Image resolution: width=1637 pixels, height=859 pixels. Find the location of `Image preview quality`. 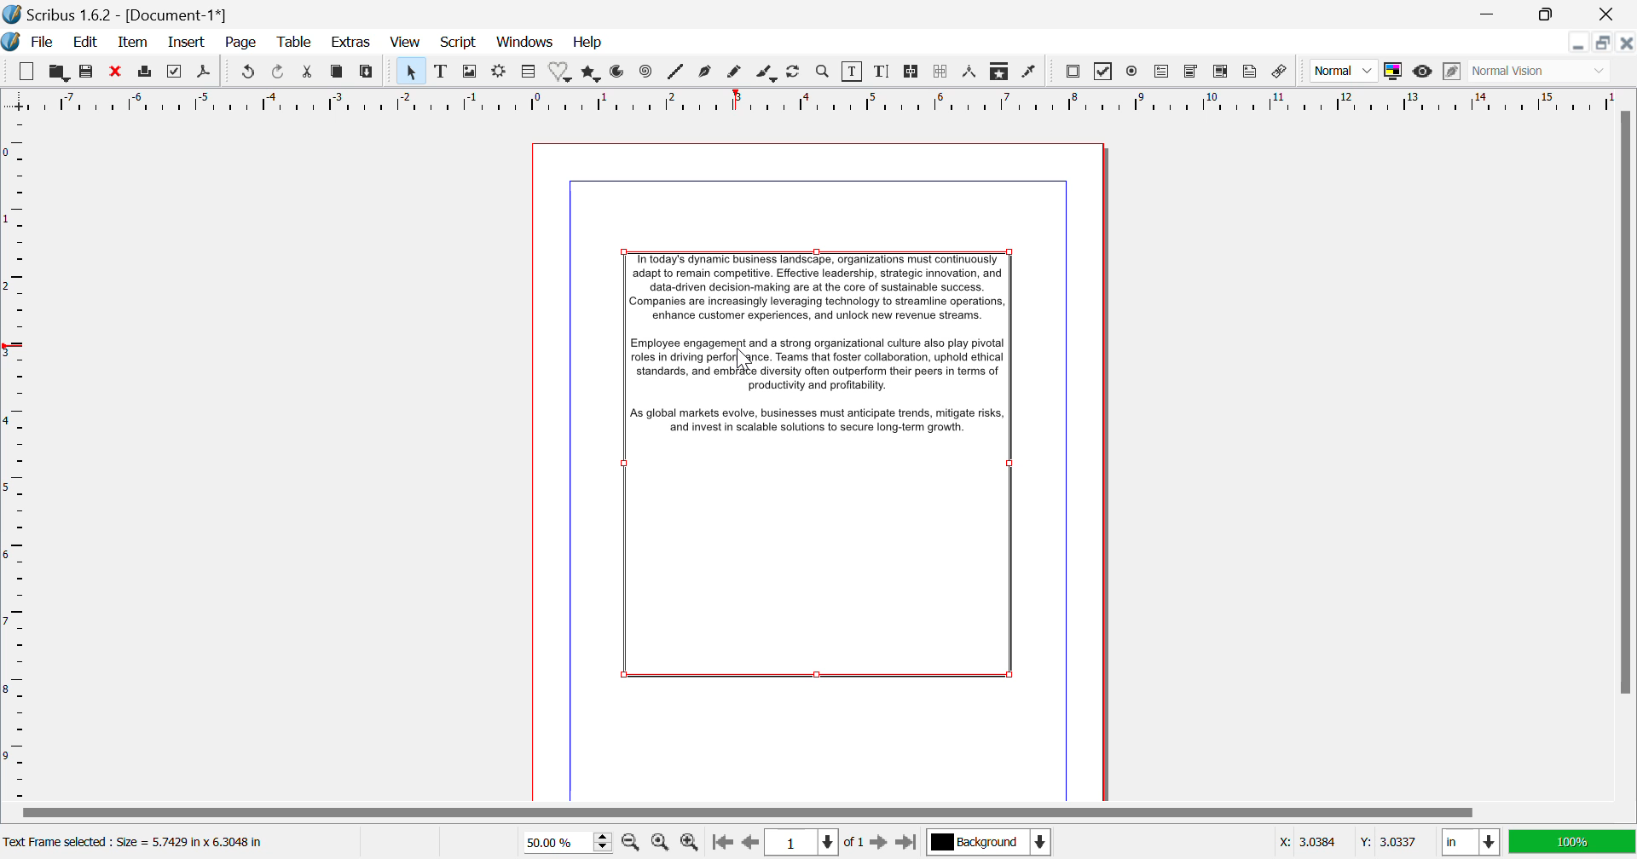

Image preview quality is located at coordinates (1345, 71).